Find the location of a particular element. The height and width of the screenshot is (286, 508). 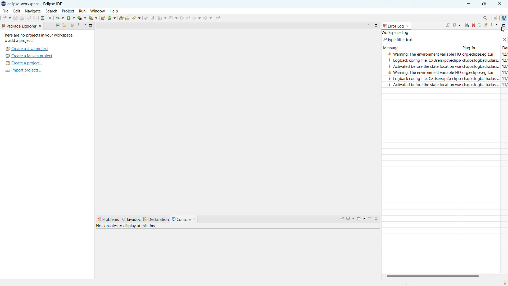

java  is located at coordinates (506, 16).